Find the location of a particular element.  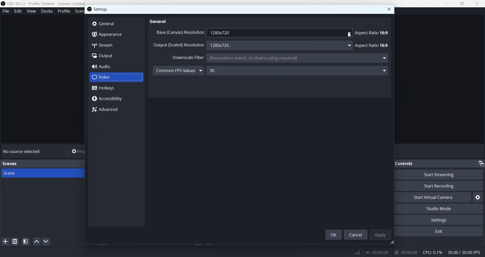

Start Recording is located at coordinates (444, 186).